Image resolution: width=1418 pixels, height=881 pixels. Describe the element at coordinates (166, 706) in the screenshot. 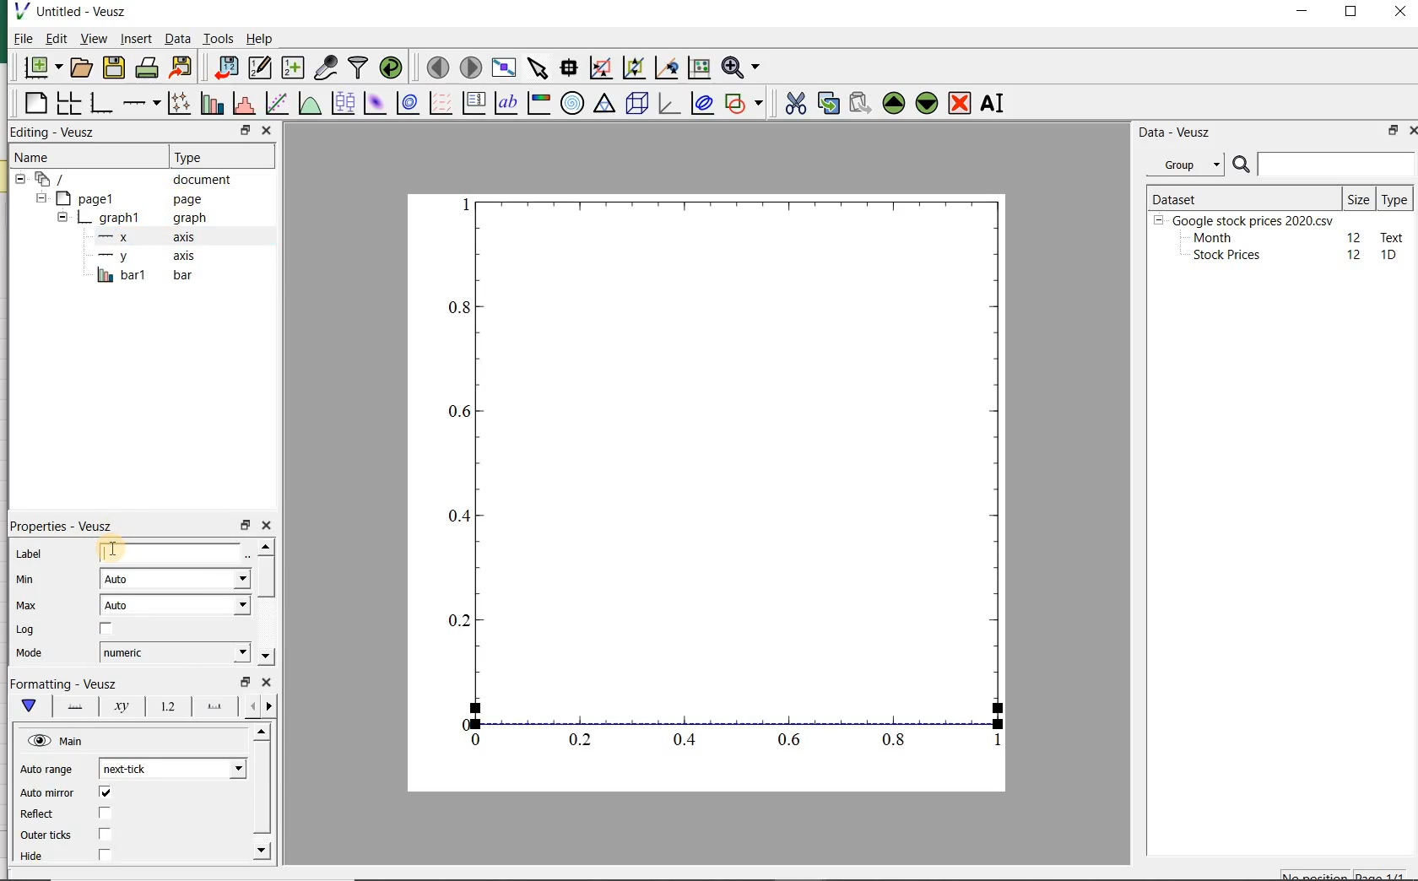

I see `tick labels` at that location.